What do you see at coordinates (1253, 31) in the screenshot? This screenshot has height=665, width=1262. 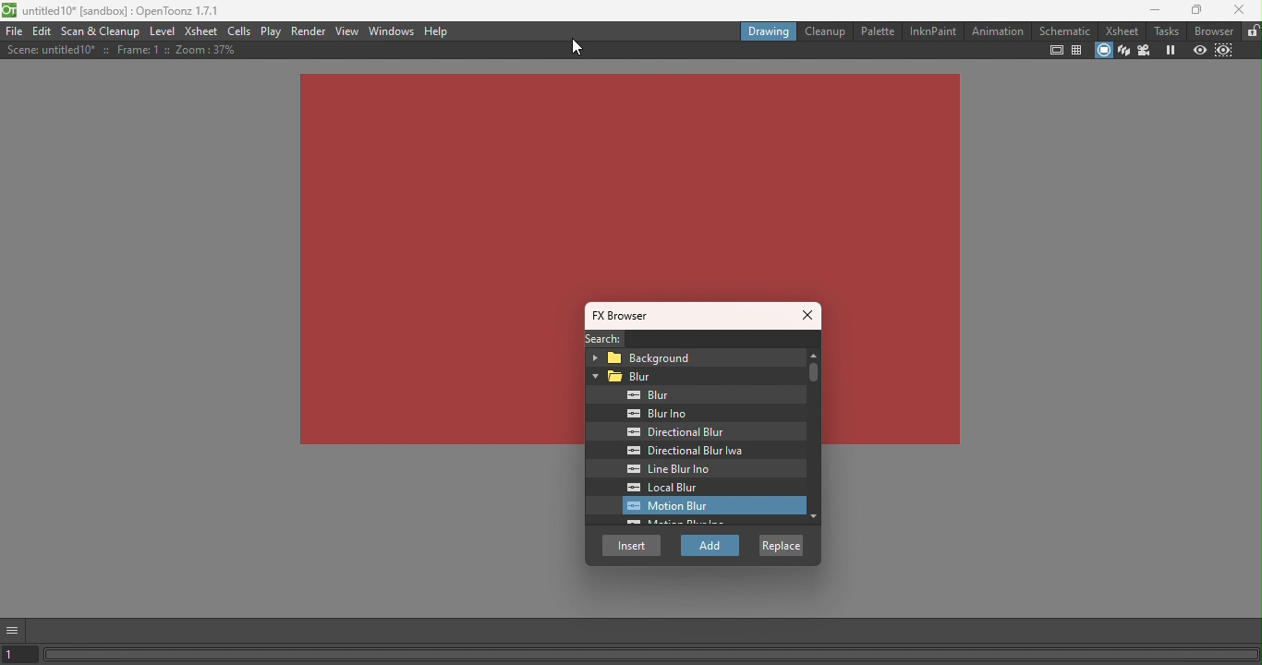 I see `Lock rooms tab` at bounding box center [1253, 31].